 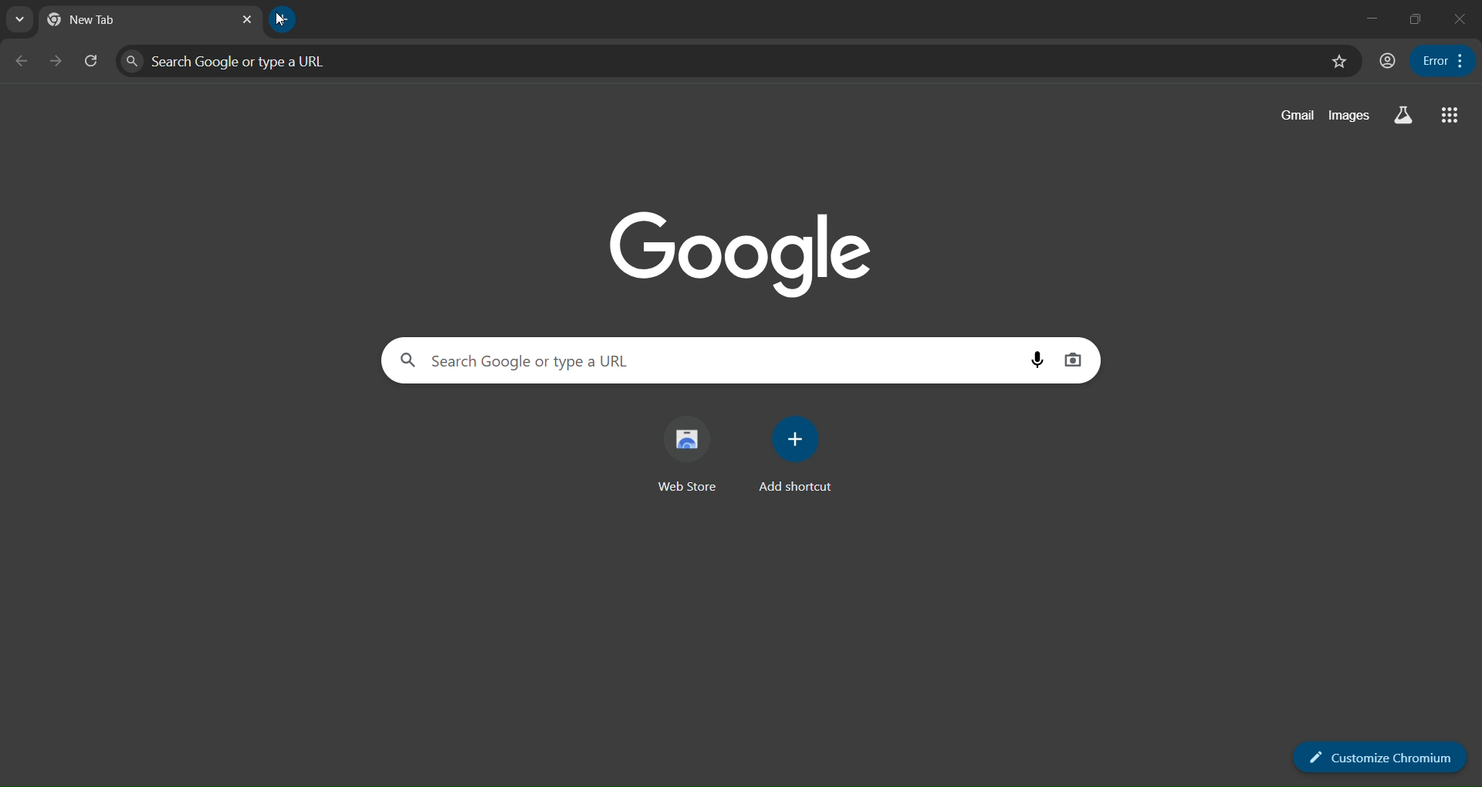 What do you see at coordinates (1071, 360) in the screenshot?
I see `google lens` at bounding box center [1071, 360].